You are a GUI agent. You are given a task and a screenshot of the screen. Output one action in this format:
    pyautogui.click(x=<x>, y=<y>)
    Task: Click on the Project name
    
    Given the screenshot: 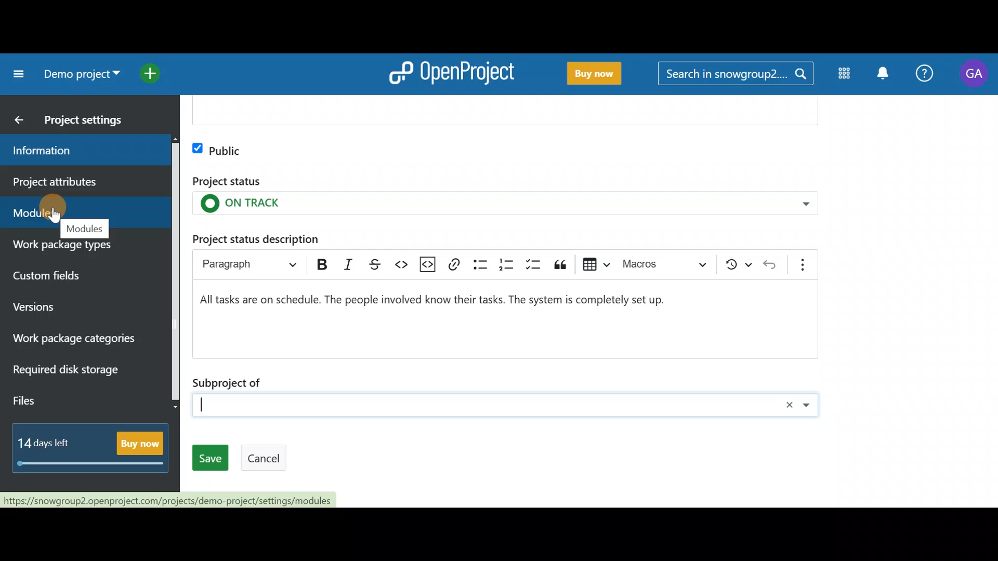 What is the action you would take?
    pyautogui.click(x=79, y=74)
    